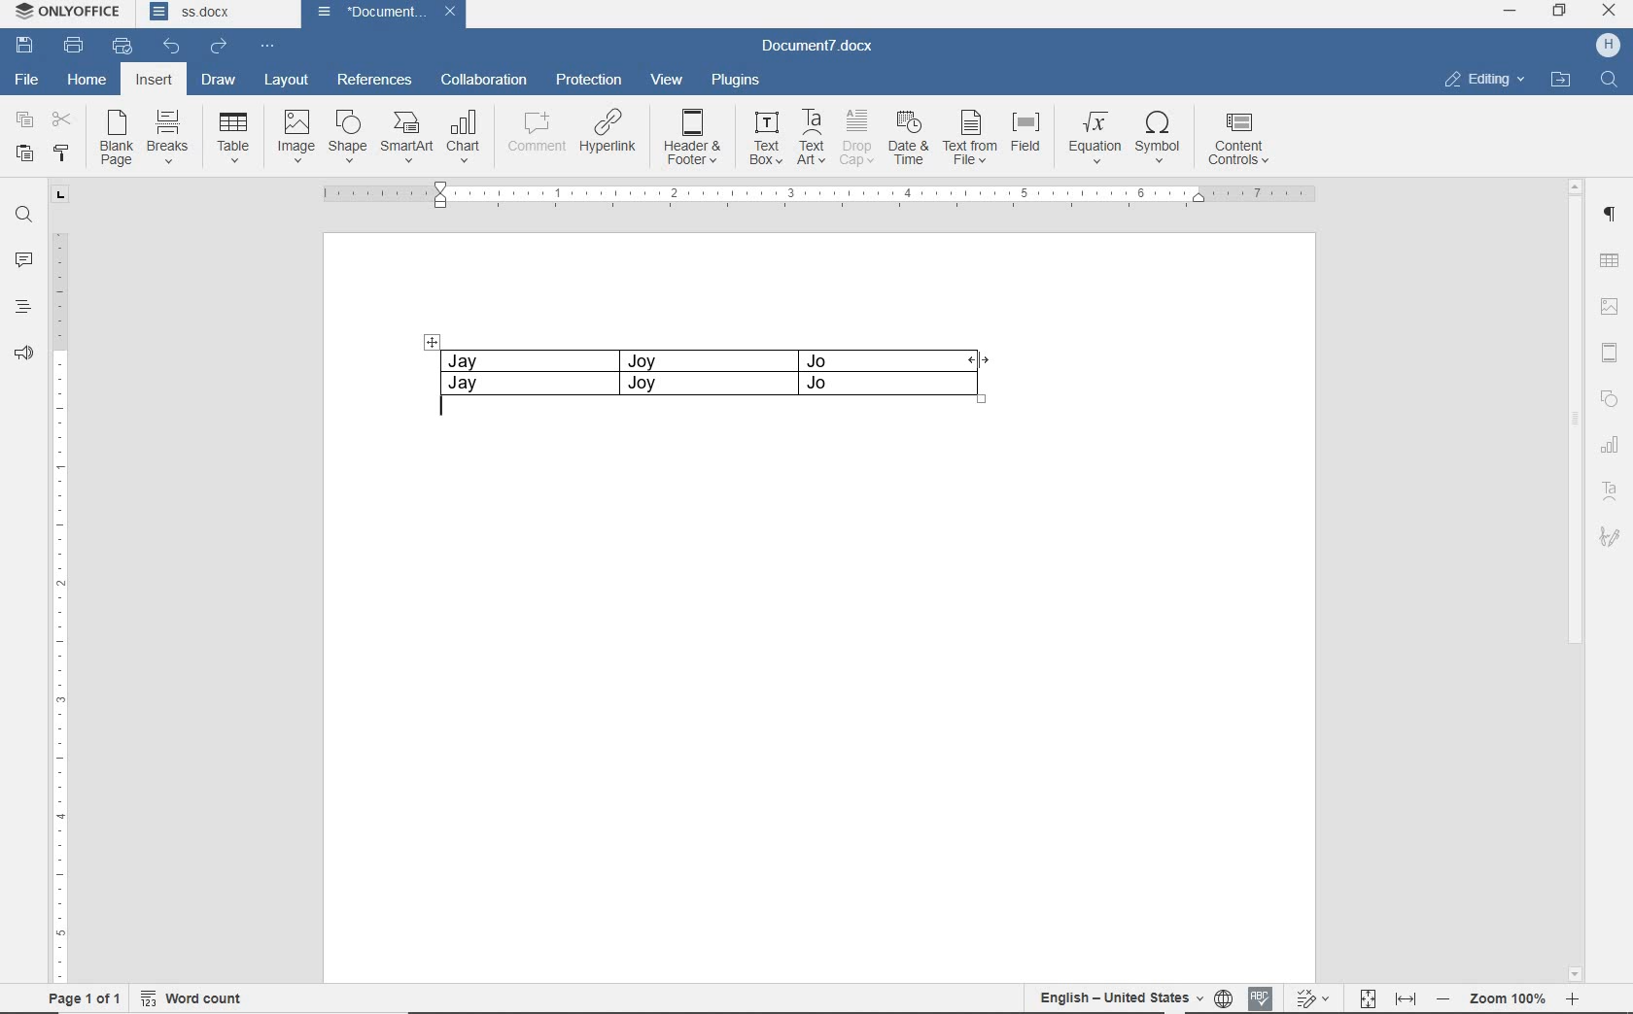 The height and width of the screenshot is (1014, 1633). Describe the element at coordinates (532, 135) in the screenshot. I see `COMMENT` at that location.